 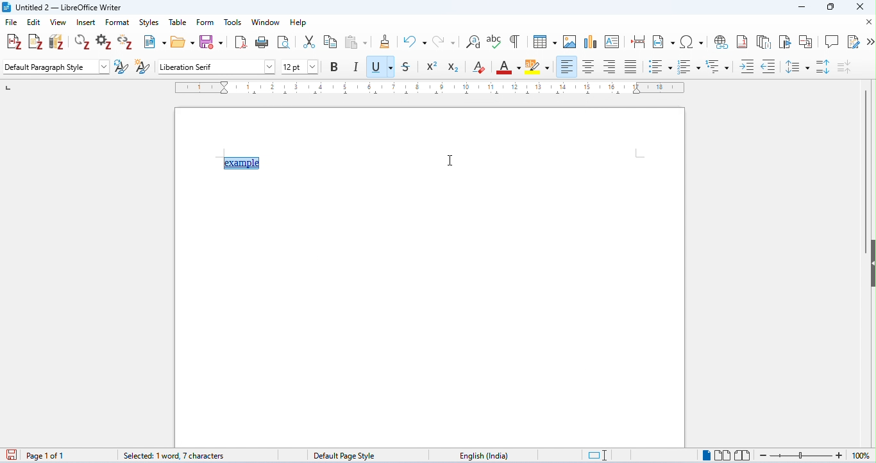 What do you see at coordinates (233, 22) in the screenshot?
I see `tools` at bounding box center [233, 22].